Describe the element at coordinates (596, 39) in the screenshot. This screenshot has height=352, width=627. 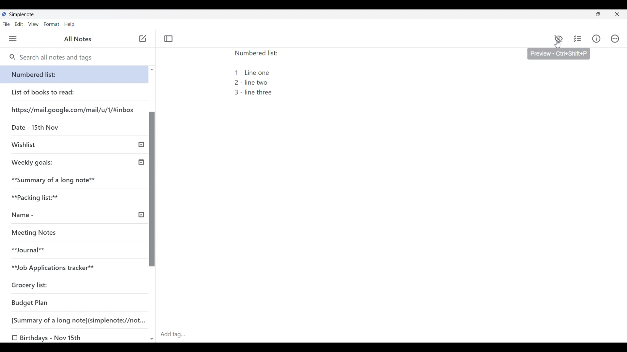
I see `Info` at that location.